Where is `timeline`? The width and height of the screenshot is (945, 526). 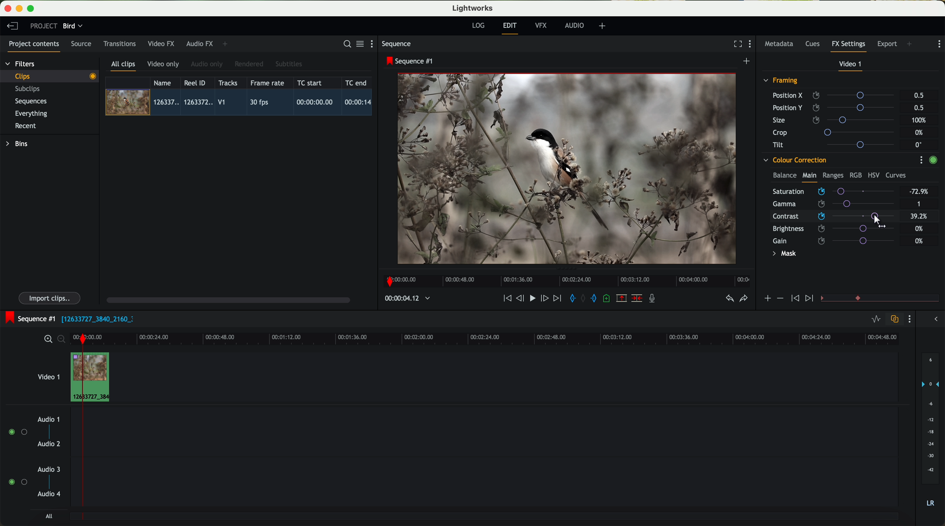
timeline is located at coordinates (565, 279).